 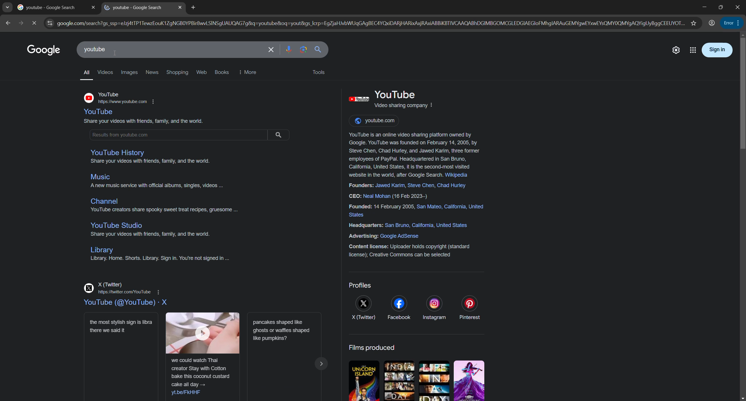 What do you see at coordinates (738, 23) in the screenshot?
I see `customize chromium` at bounding box center [738, 23].